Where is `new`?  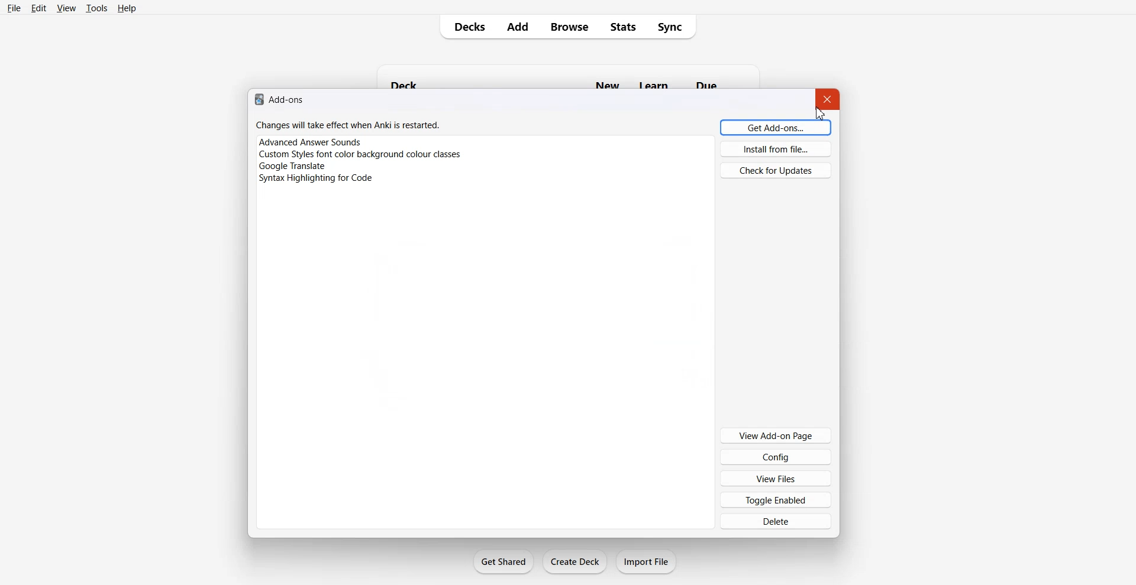
new is located at coordinates (606, 84).